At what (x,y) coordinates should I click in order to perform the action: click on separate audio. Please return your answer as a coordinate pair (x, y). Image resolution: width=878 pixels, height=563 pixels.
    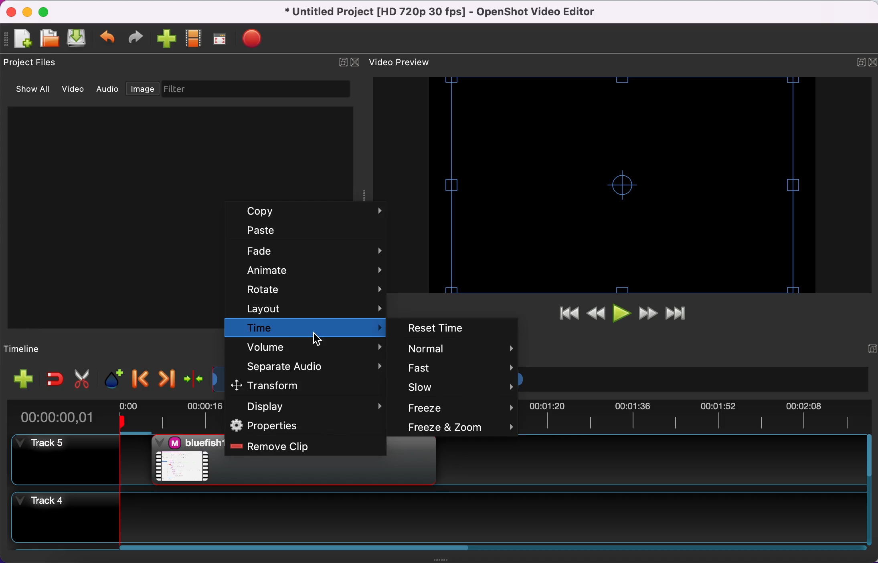
    Looking at the image, I should click on (310, 367).